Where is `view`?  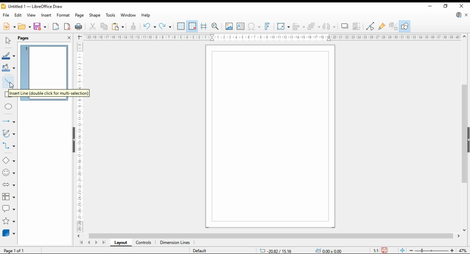 view is located at coordinates (32, 15).